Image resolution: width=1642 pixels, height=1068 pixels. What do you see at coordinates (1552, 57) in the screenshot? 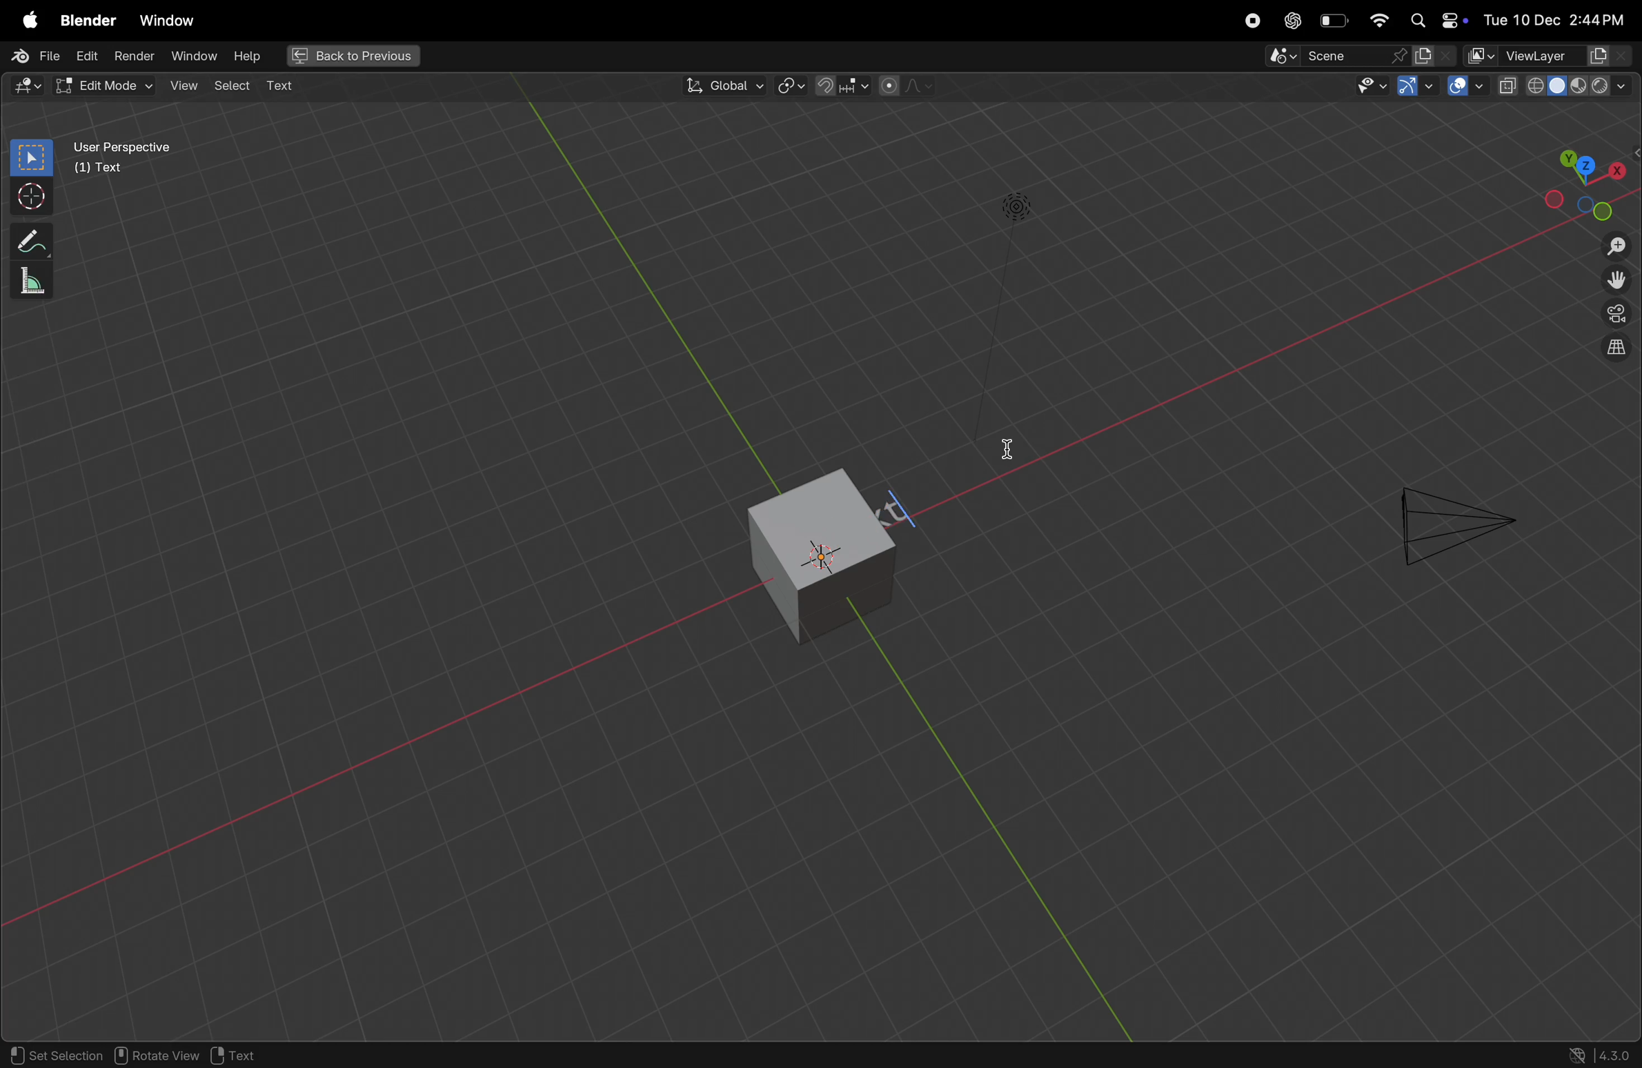
I see `View layer` at bounding box center [1552, 57].